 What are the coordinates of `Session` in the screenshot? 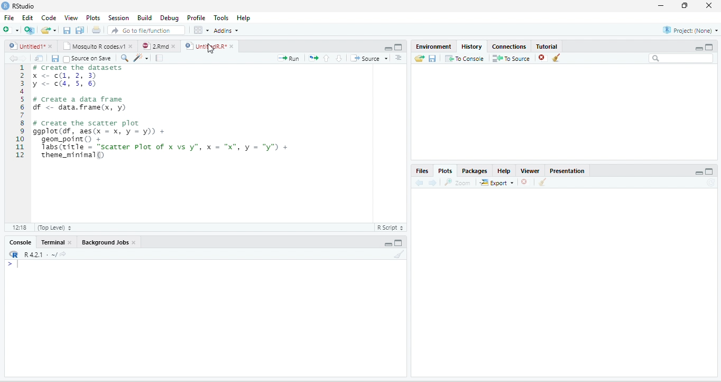 It's located at (119, 17).